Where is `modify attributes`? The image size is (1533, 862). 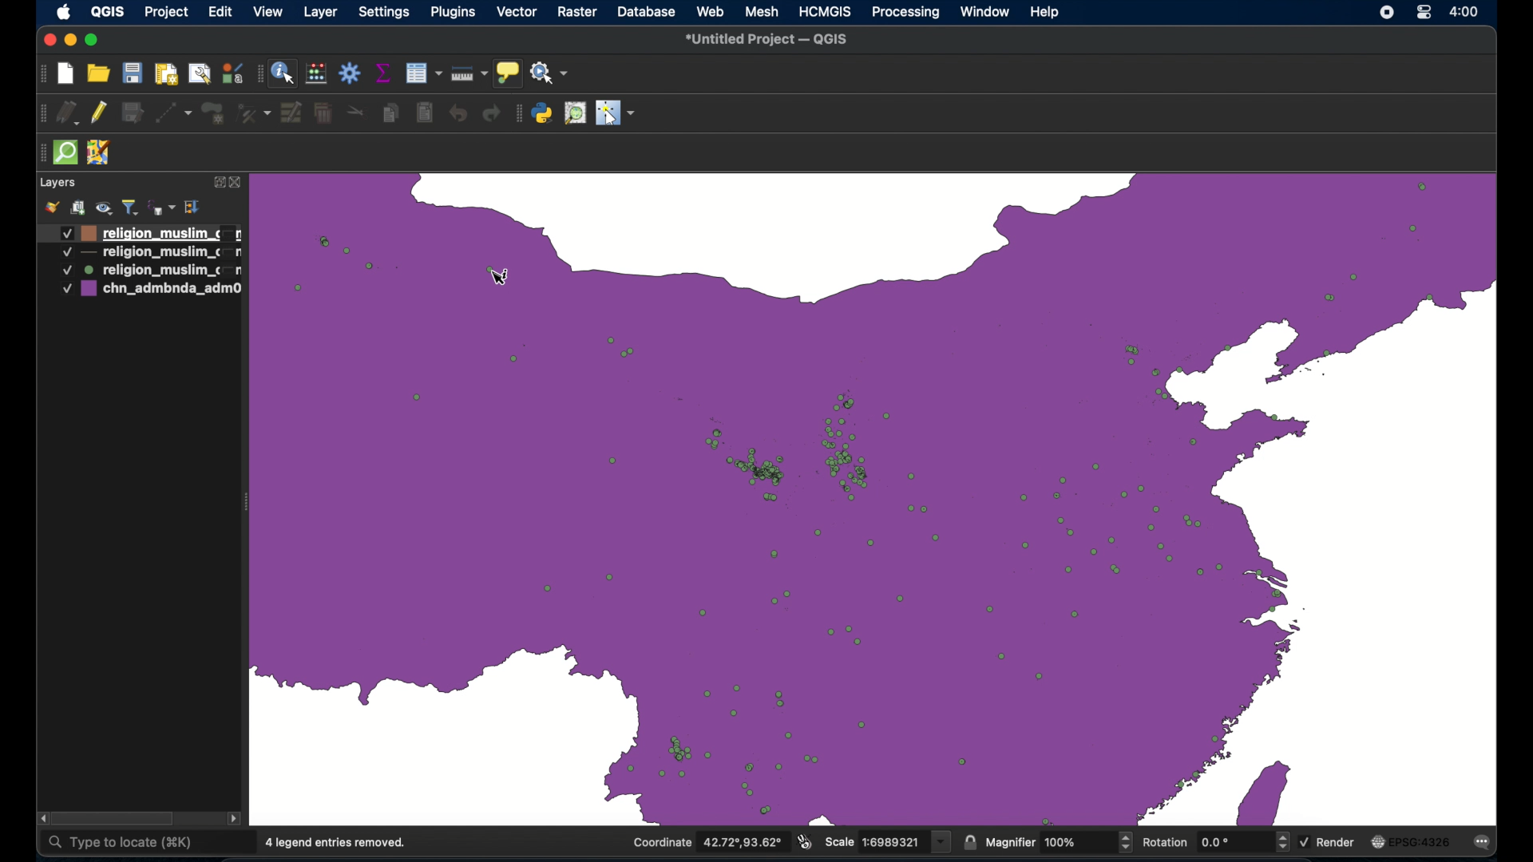
modify attributes is located at coordinates (291, 113).